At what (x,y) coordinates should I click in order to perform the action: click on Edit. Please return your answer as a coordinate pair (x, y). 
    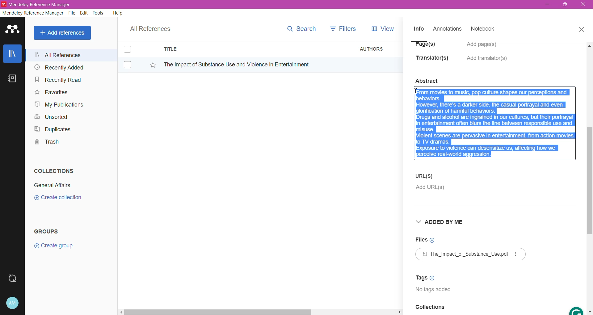
    Looking at the image, I should click on (84, 13).